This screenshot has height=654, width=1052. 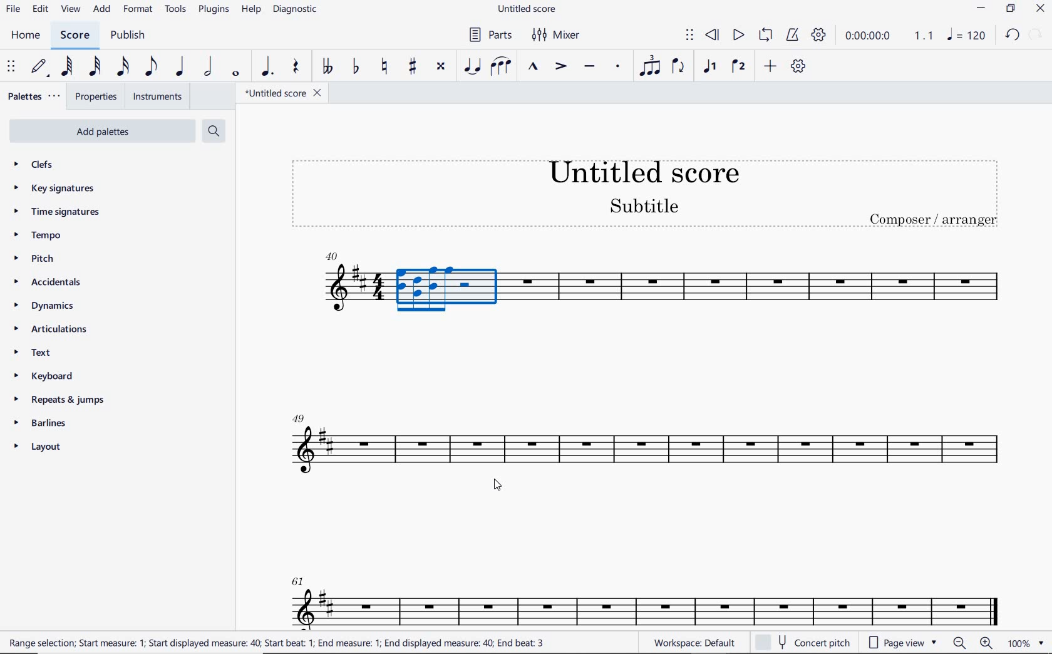 What do you see at coordinates (41, 165) in the screenshot?
I see `CLEFS` at bounding box center [41, 165].